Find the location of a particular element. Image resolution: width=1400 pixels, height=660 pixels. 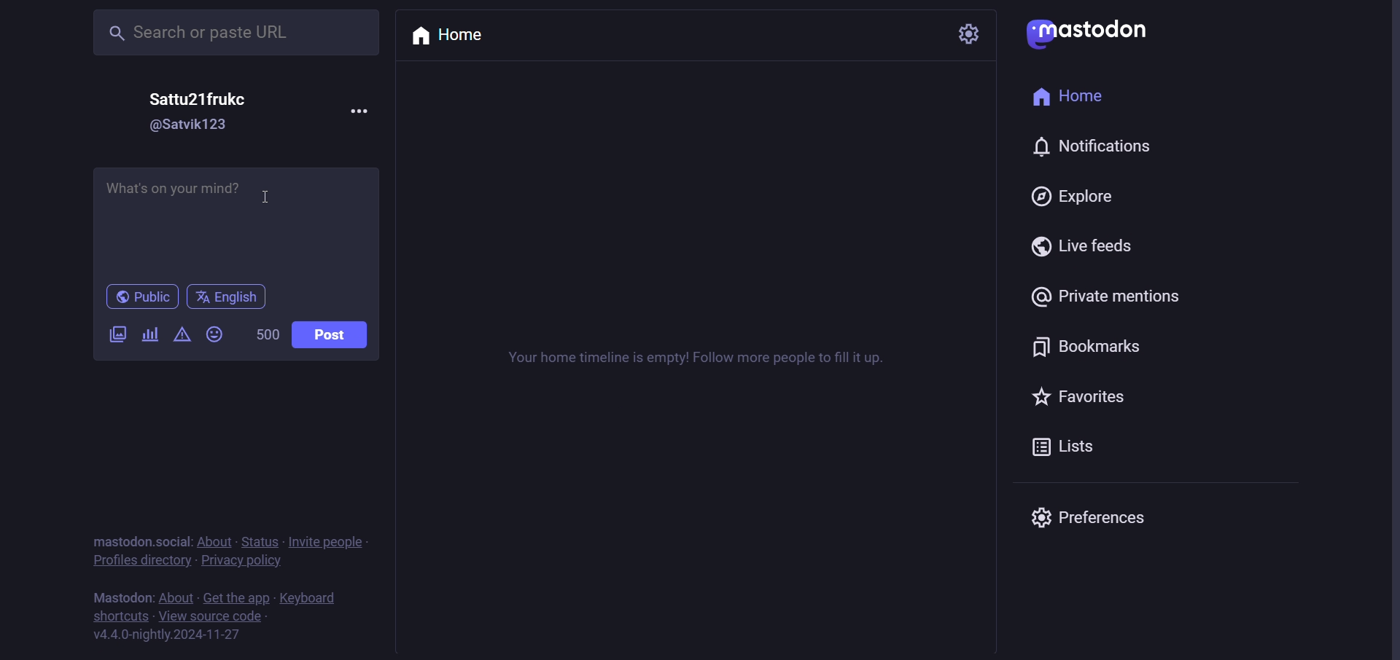

mastodon is located at coordinates (1089, 36).